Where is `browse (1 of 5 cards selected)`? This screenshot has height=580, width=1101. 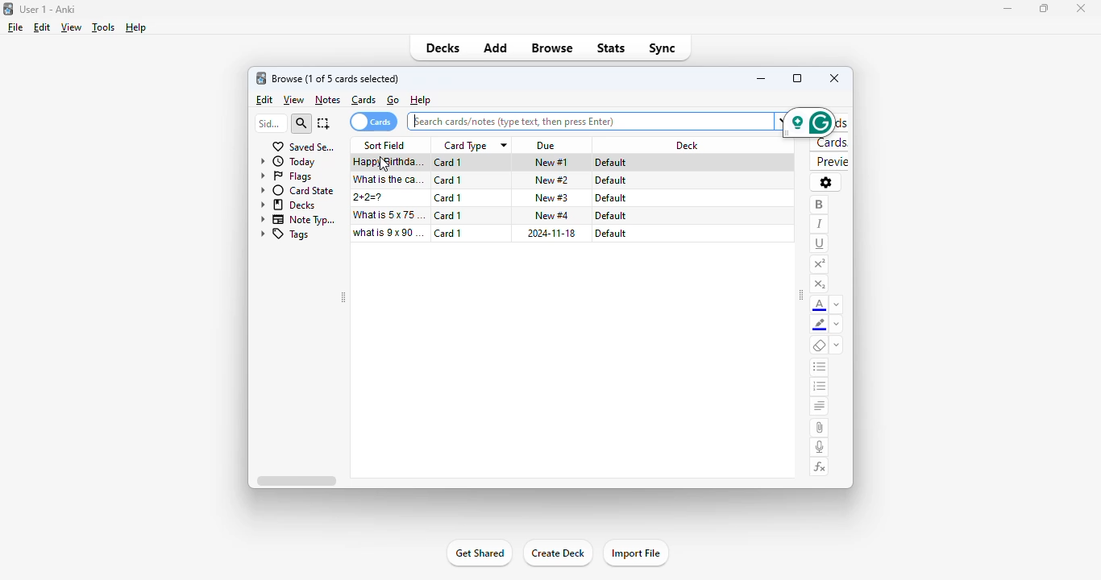
browse (1 of 5 cards selected) is located at coordinates (335, 79).